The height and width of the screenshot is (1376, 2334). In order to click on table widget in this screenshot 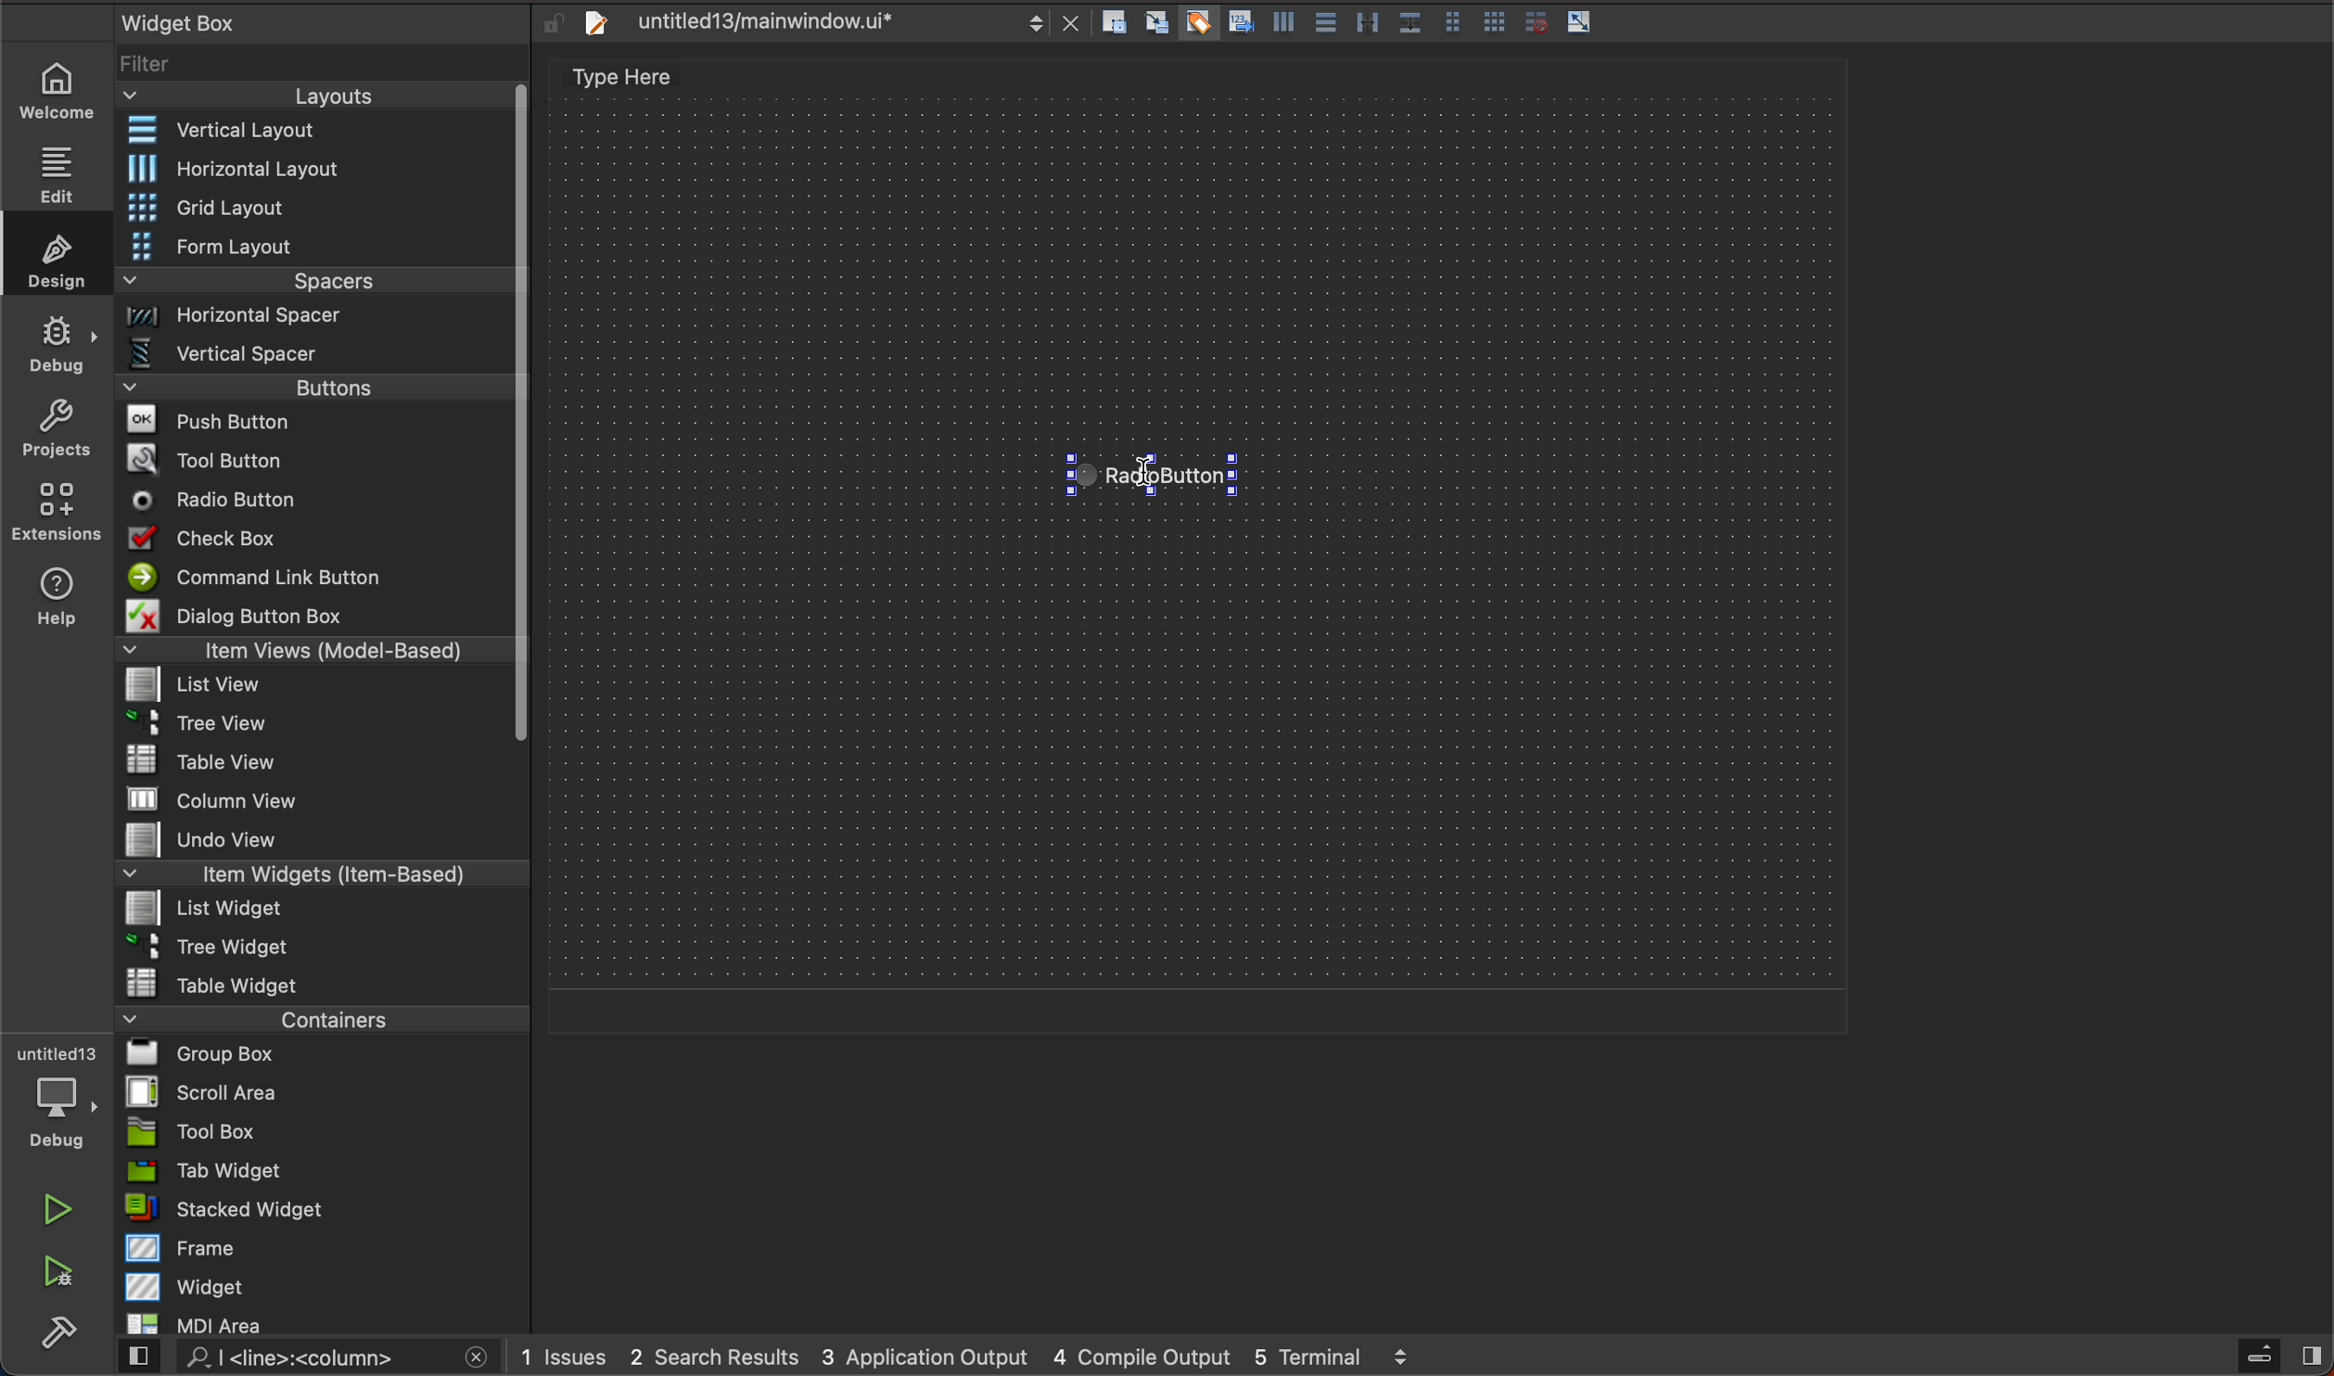, I will do `click(324, 983)`.